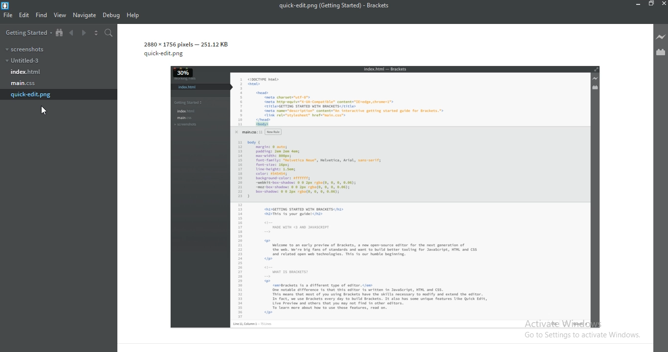  I want to click on restore, so click(638, 4).